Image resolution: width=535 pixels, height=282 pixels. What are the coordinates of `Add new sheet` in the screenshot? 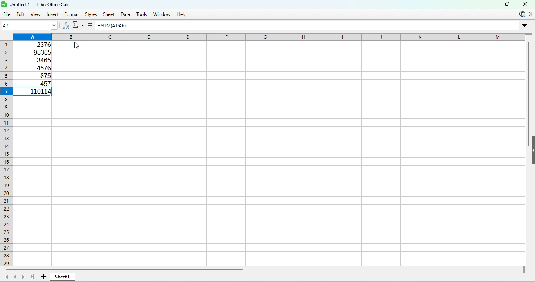 It's located at (43, 278).